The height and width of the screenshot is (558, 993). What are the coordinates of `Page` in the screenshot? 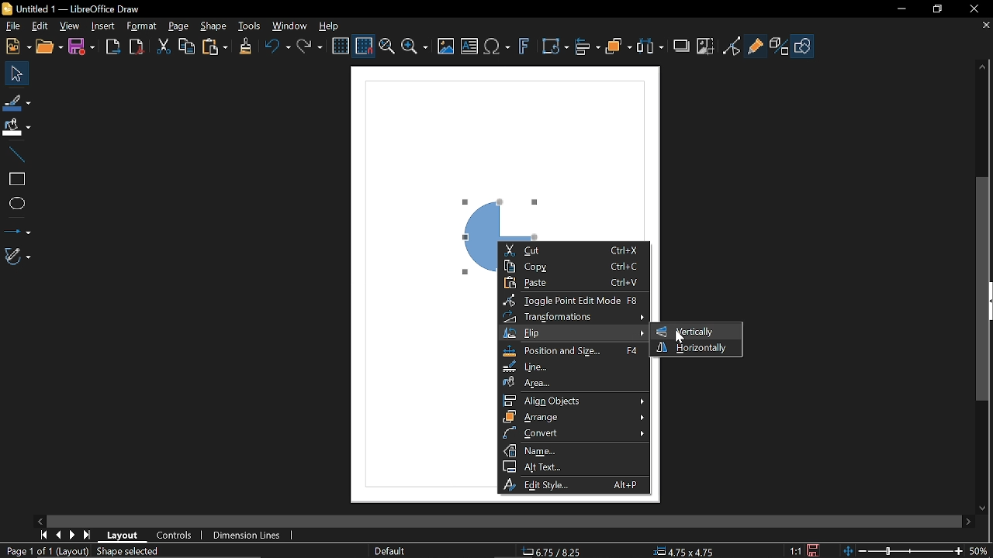 It's located at (178, 27).